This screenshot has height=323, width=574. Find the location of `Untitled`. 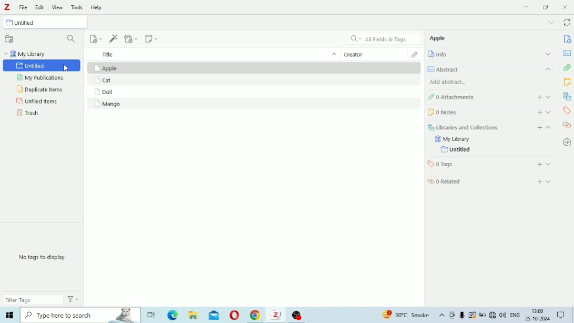

Untitled is located at coordinates (457, 150).